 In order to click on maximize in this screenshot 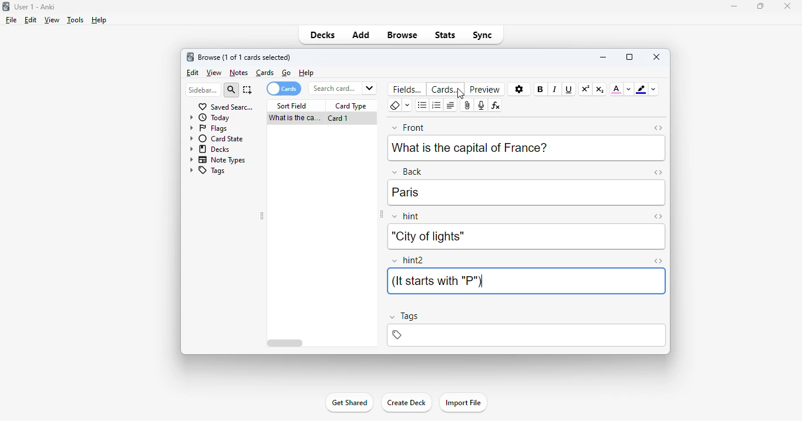, I will do `click(760, 5)`.